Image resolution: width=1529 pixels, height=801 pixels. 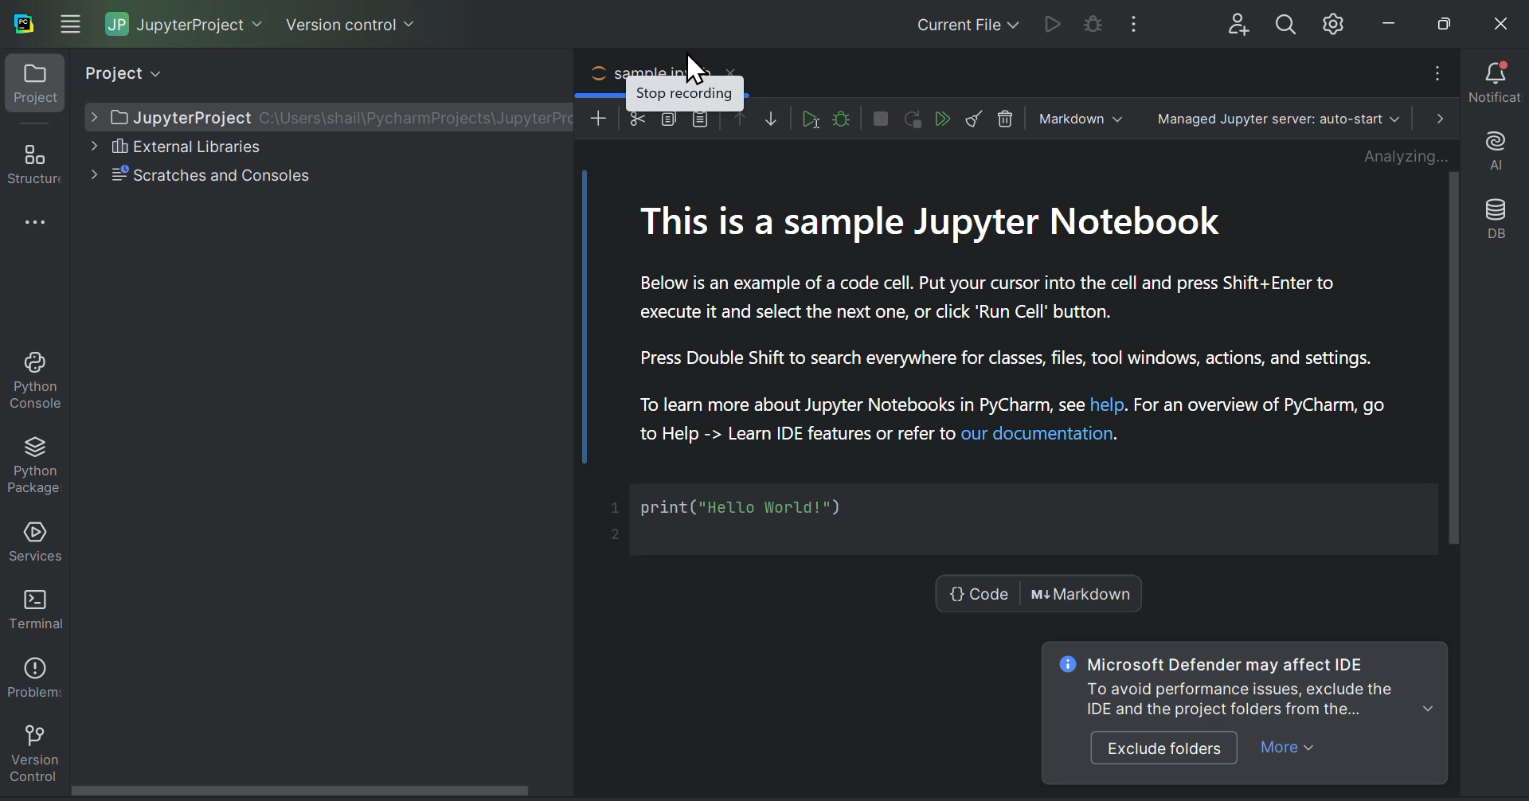 I want to click on Structures, so click(x=33, y=244).